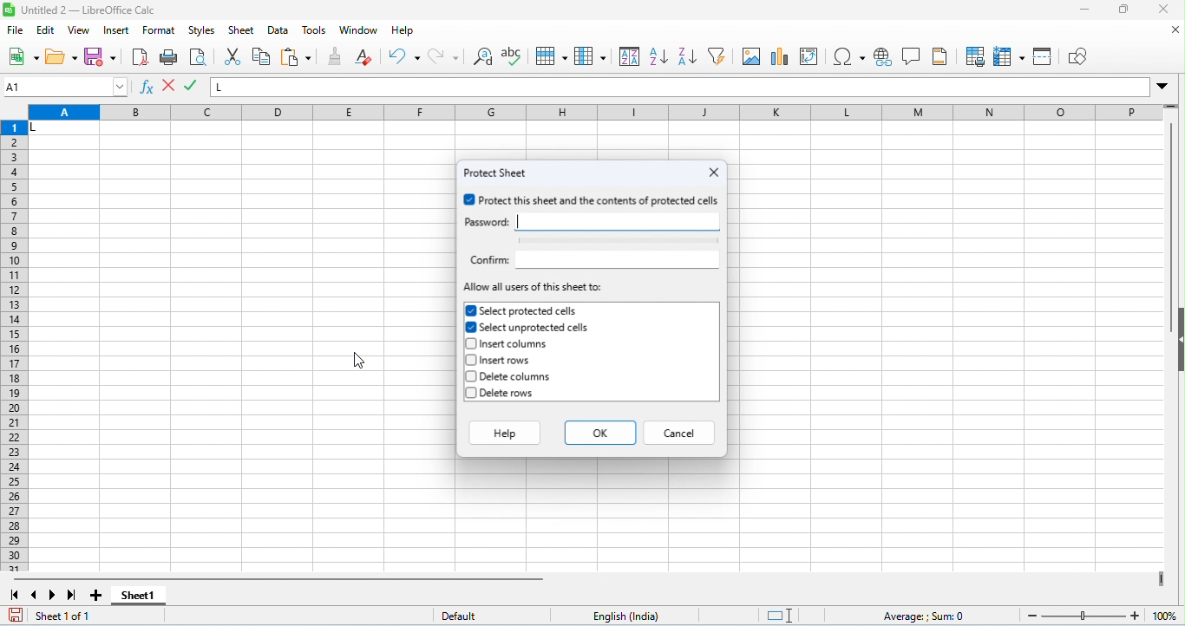 The height and width of the screenshot is (626, 1185). What do you see at coordinates (511, 377) in the screenshot?
I see `delete columns` at bounding box center [511, 377].